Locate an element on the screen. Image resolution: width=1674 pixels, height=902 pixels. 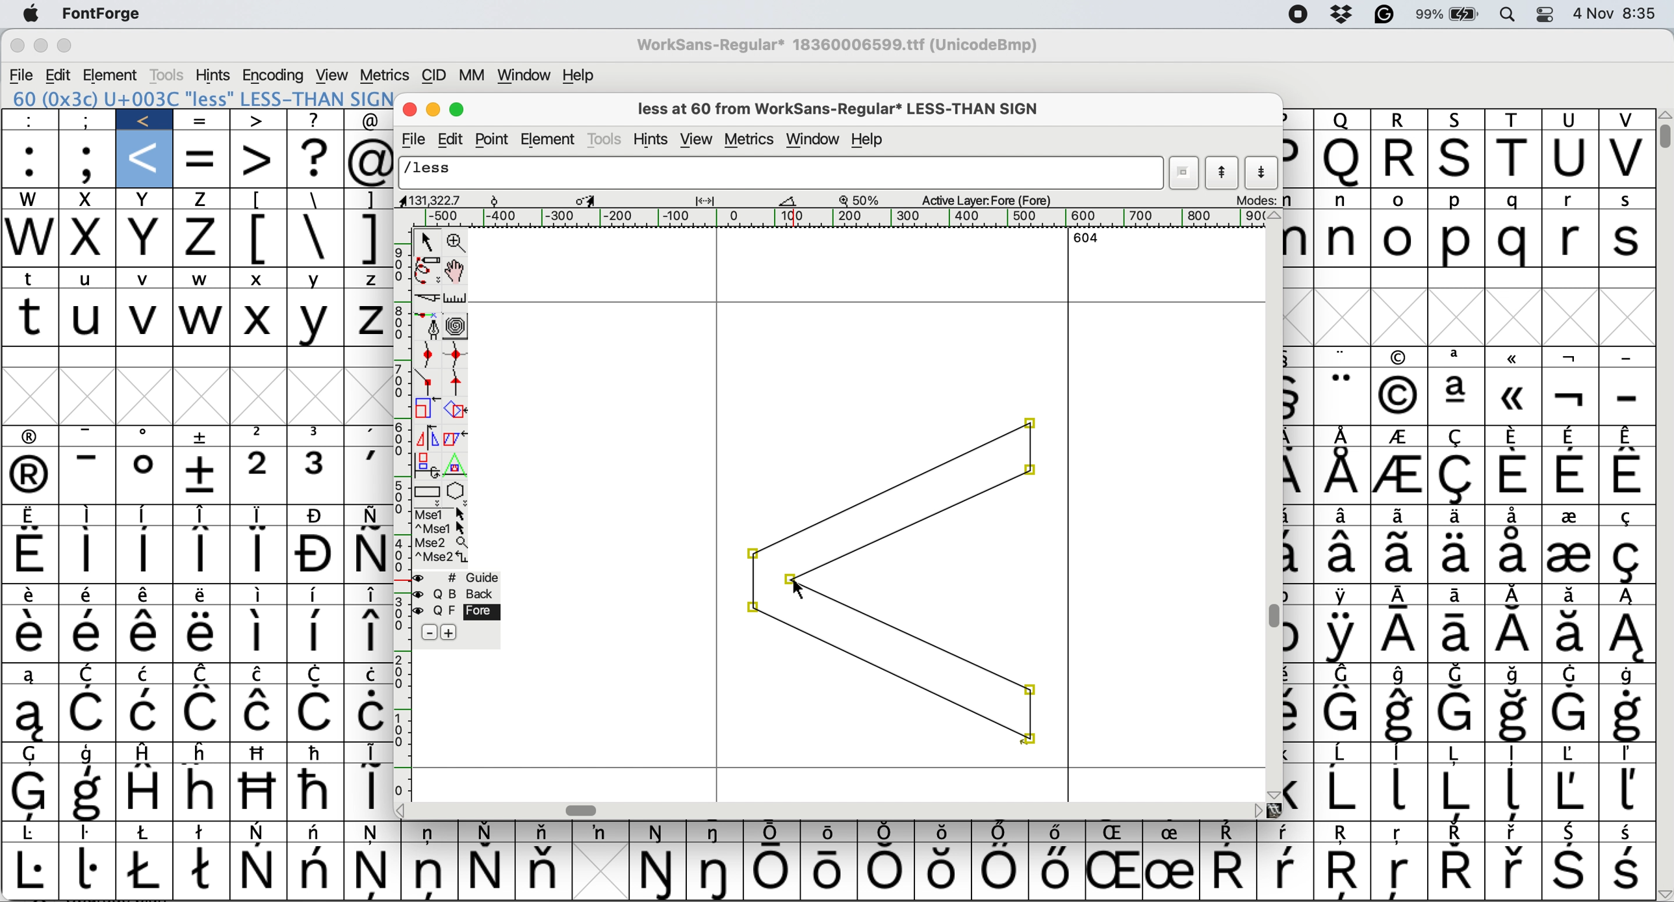
symbol is located at coordinates (1296, 638).